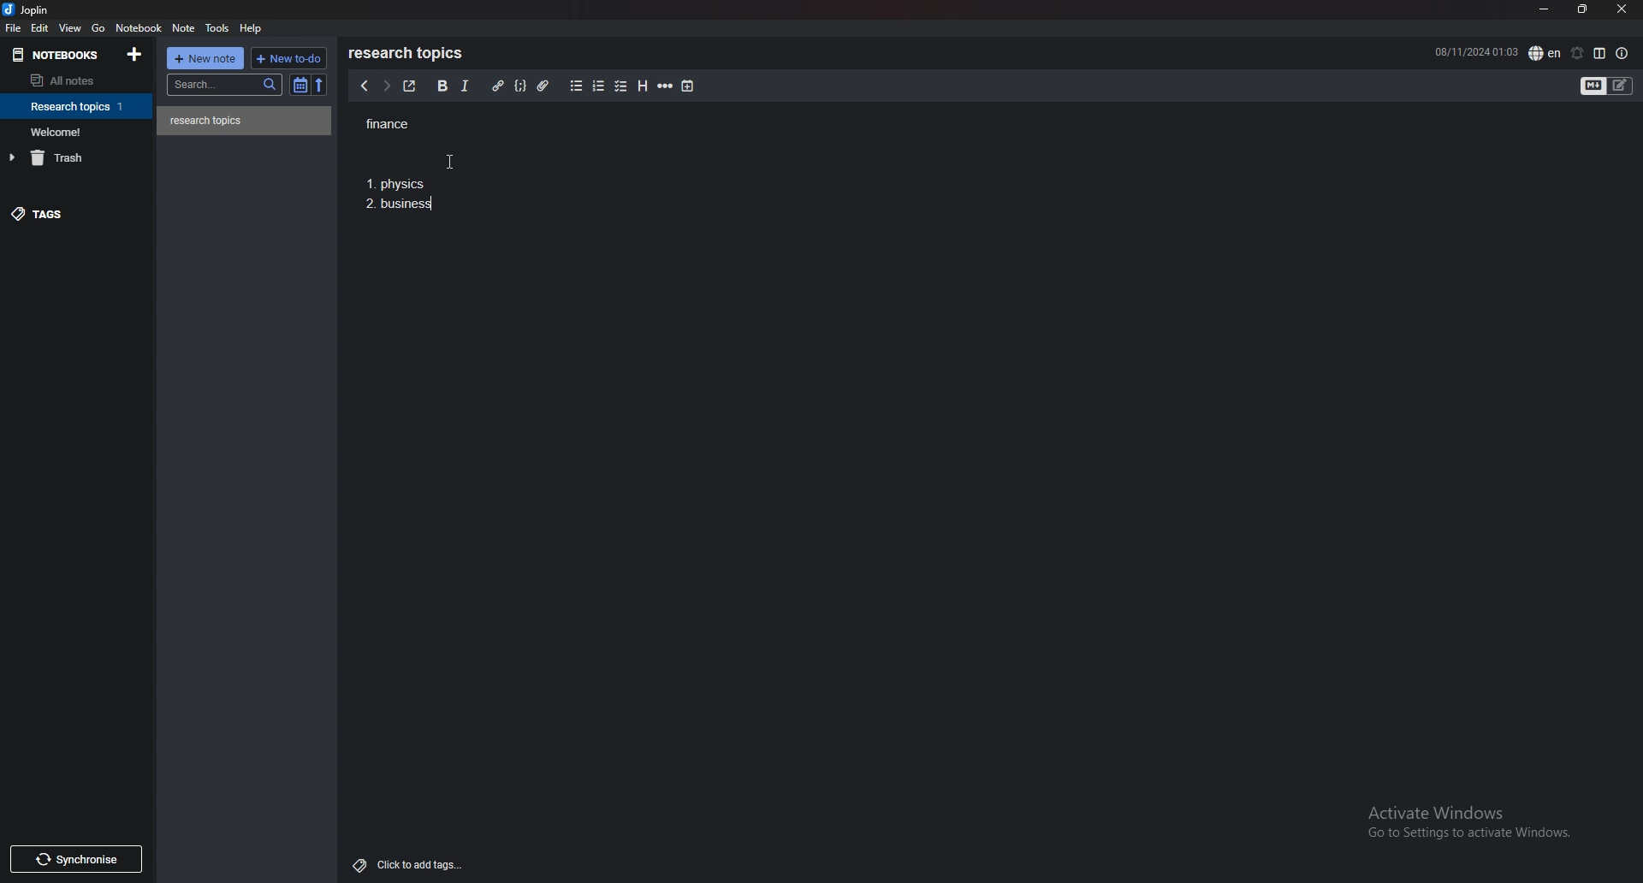 The image size is (1643, 883). I want to click on reverse sort order, so click(318, 85).